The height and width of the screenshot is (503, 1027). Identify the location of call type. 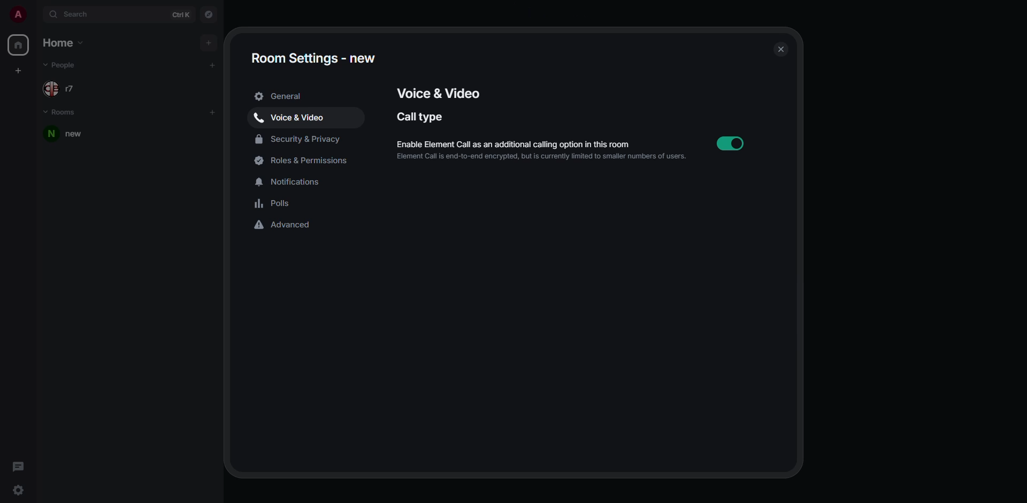
(421, 117).